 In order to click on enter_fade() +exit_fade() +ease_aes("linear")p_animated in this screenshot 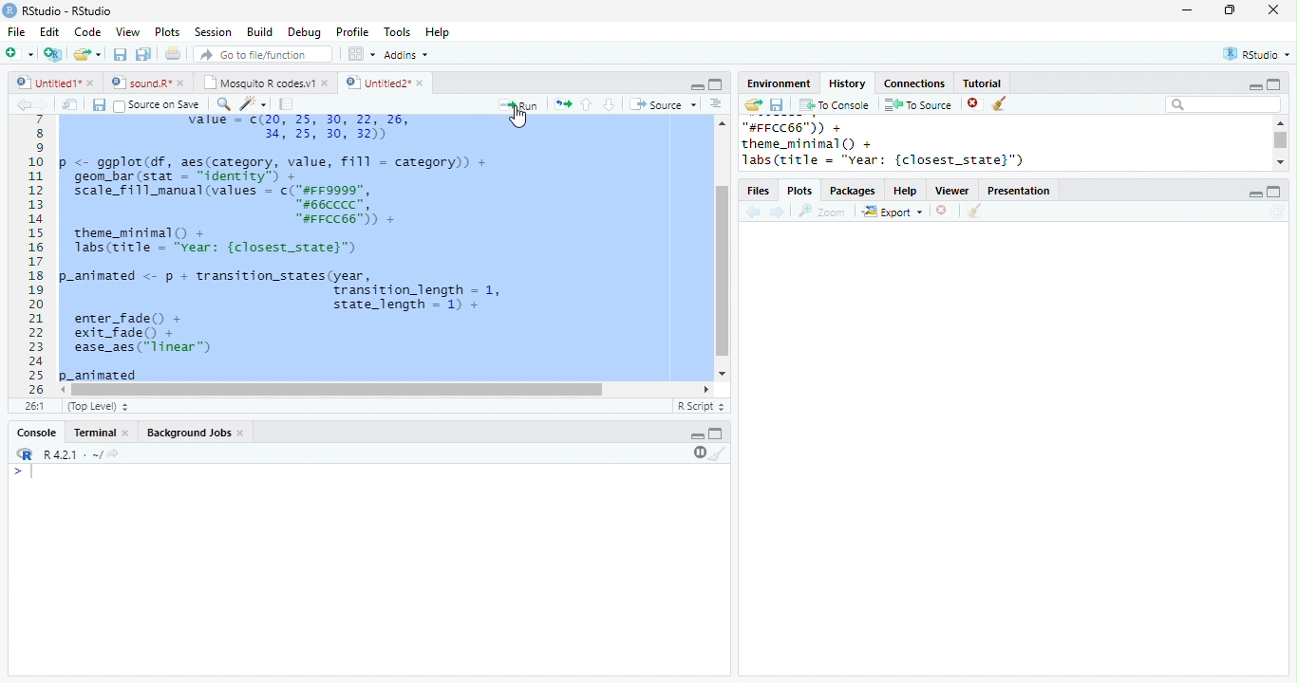, I will do `click(143, 347)`.